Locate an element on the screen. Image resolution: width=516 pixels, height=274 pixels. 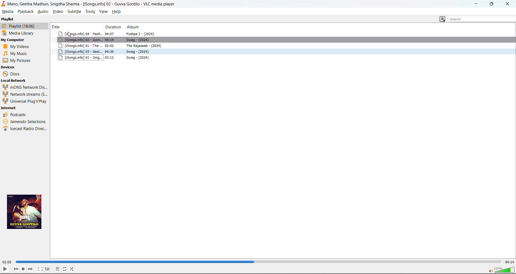
mdns network is located at coordinates (24, 87).